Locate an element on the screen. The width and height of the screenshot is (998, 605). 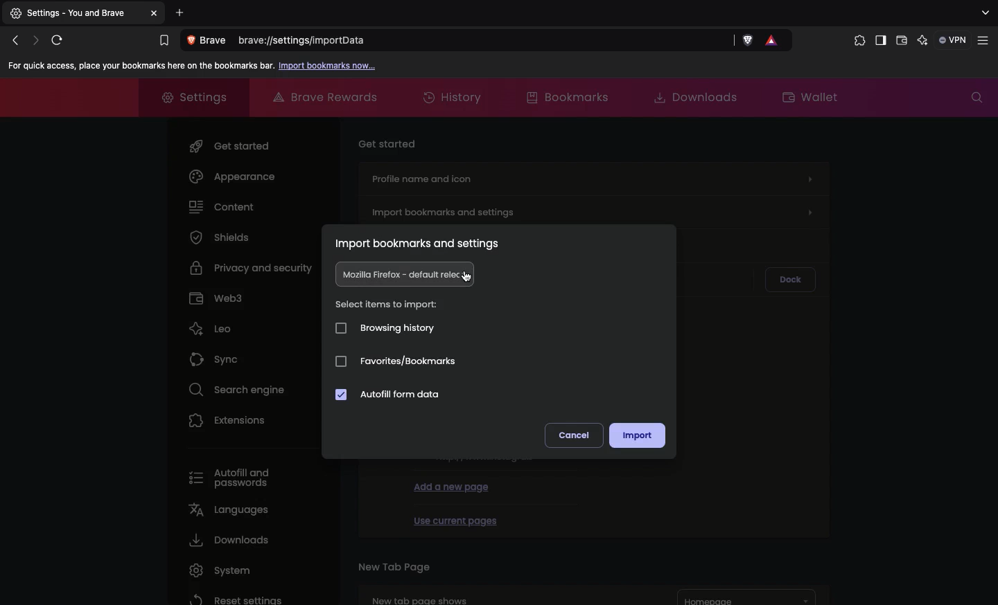
Select items to import is located at coordinates (385, 305).